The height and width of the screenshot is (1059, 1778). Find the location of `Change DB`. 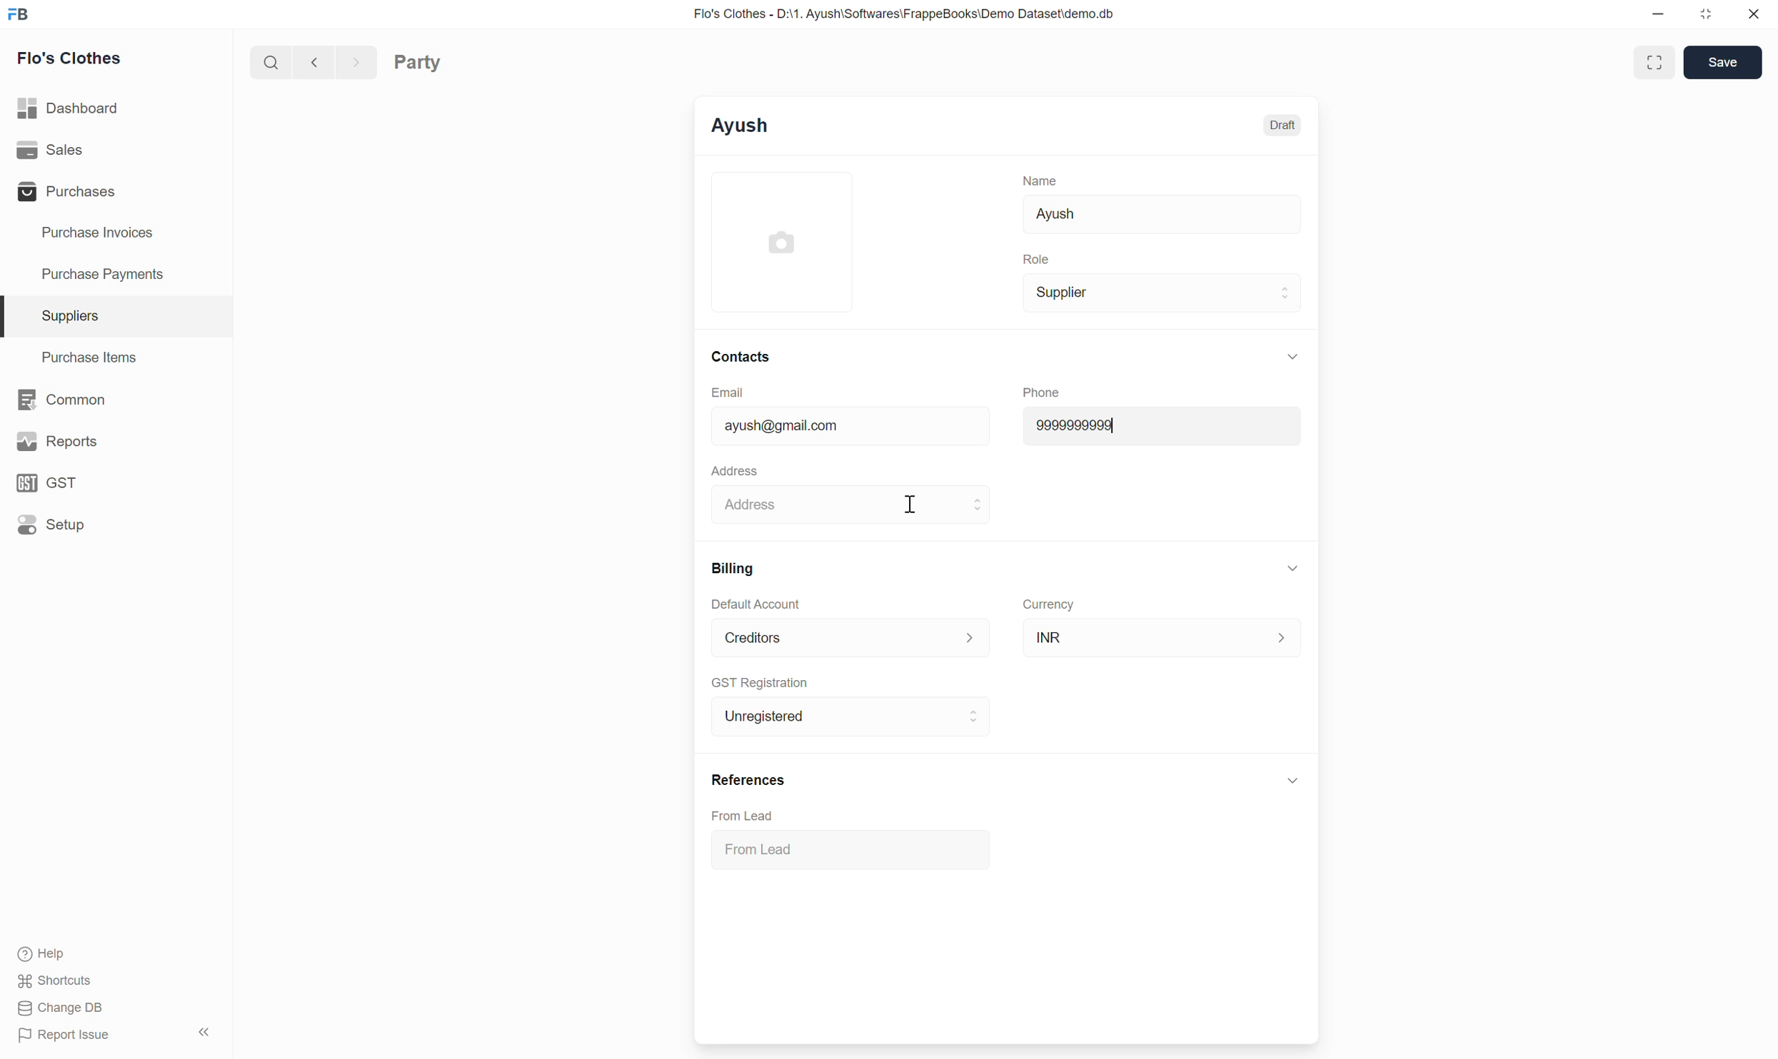

Change DB is located at coordinates (64, 1008).